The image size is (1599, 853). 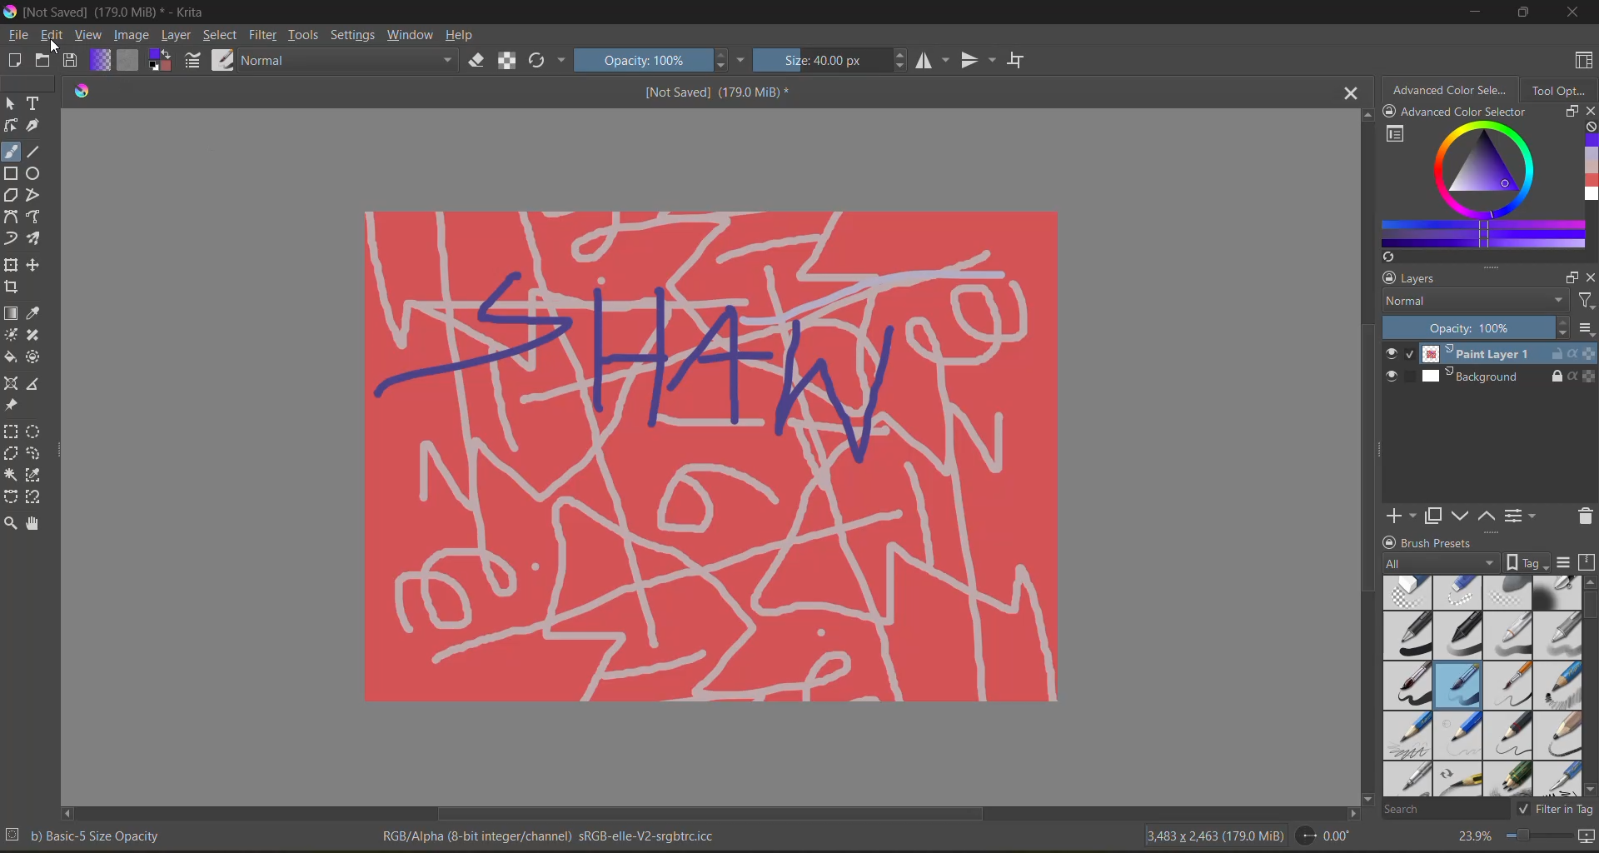 What do you see at coordinates (37, 265) in the screenshot?
I see `move a layer` at bounding box center [37, 265].